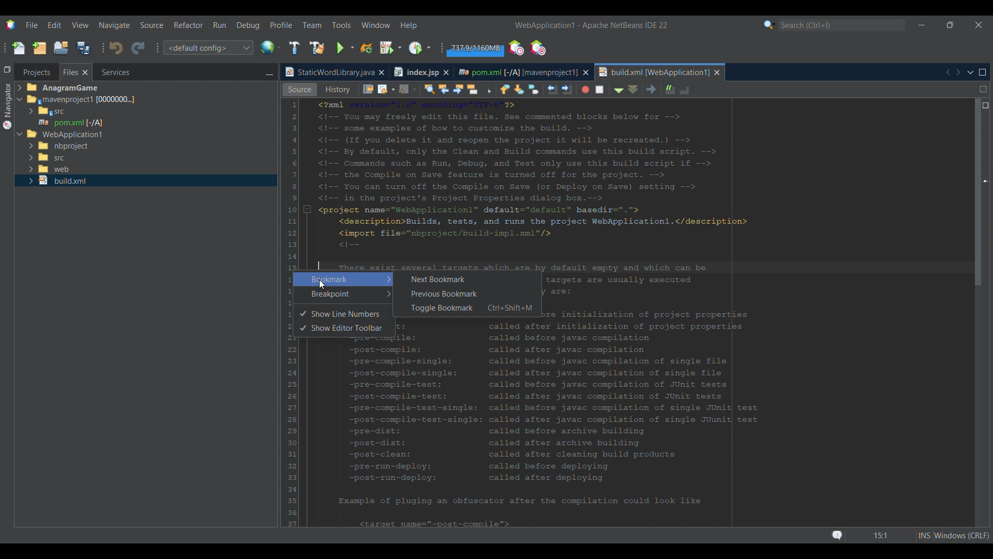  What do you see at coordinates (188, 25) in the screenshot?
I see `Refactor menu` at bounding box center [188, 25].